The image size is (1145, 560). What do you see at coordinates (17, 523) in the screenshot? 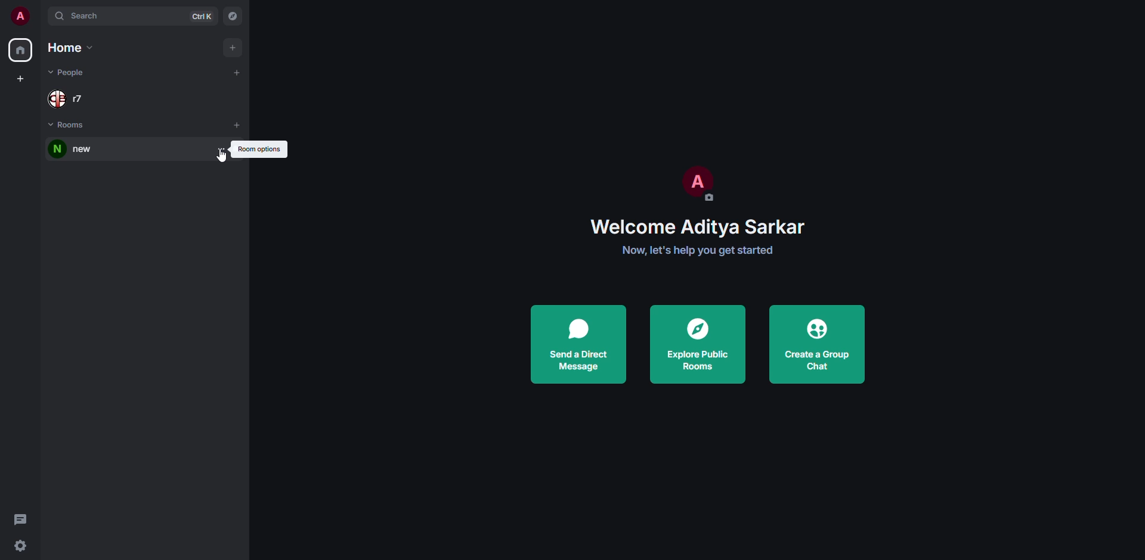
I see `threads` at bounding box center [17, 523].